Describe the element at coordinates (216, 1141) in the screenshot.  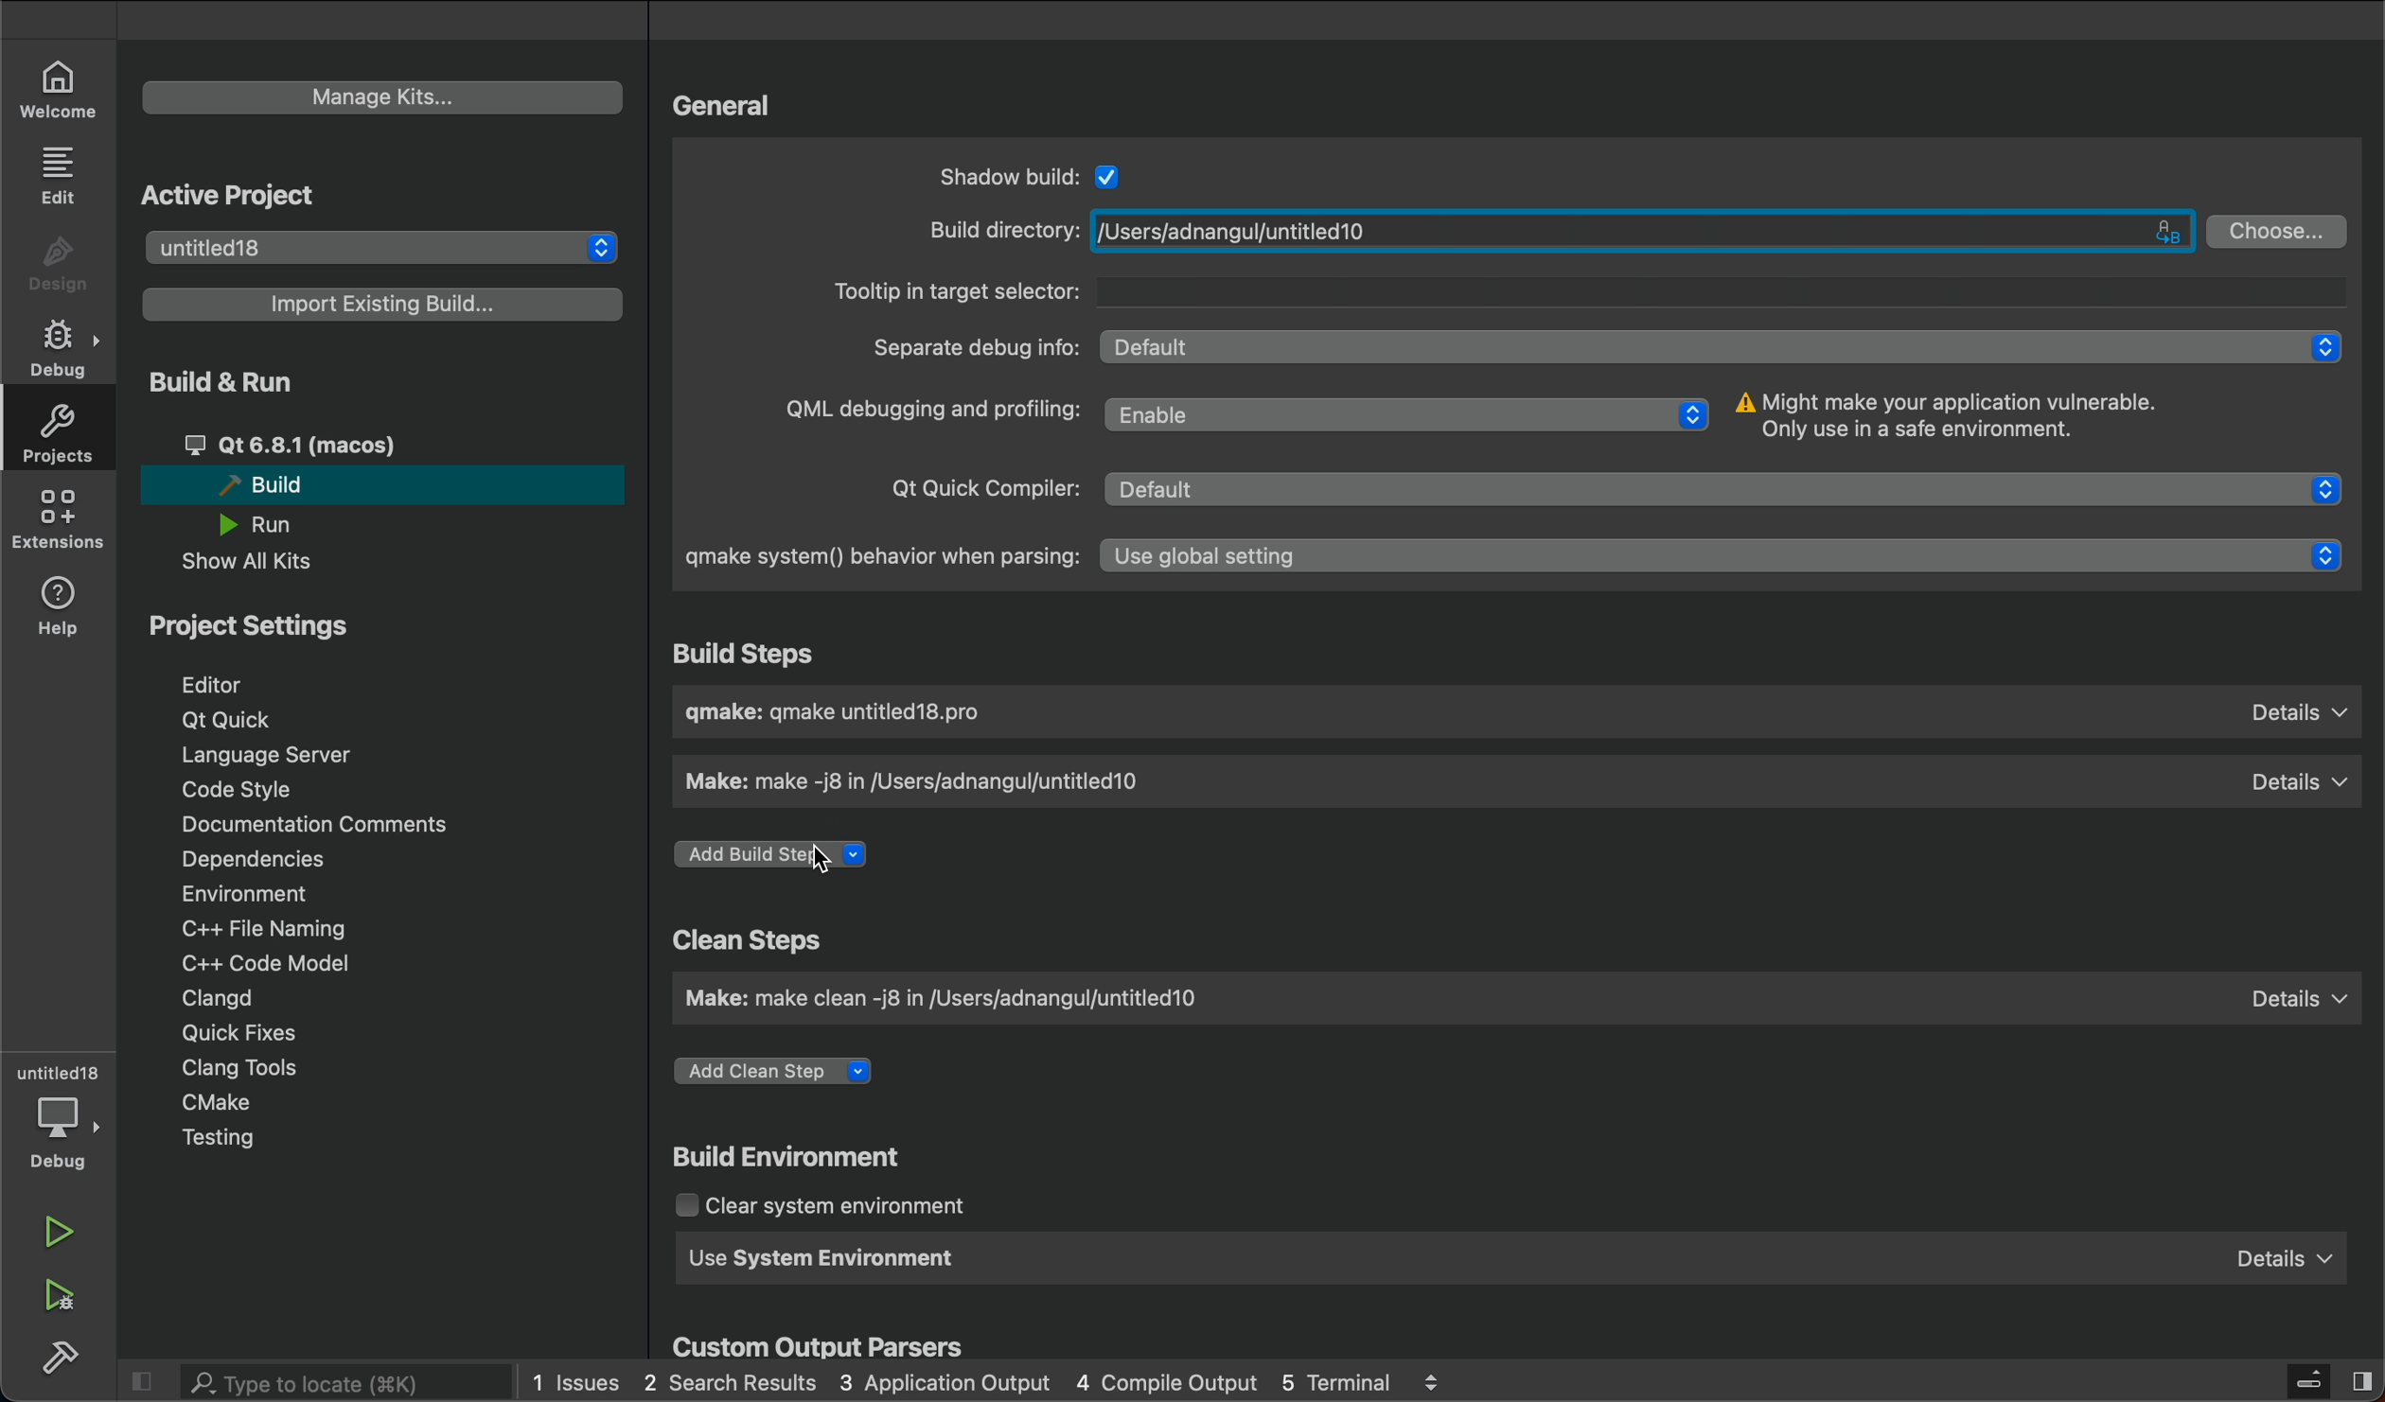
I see `Testing` at that location.